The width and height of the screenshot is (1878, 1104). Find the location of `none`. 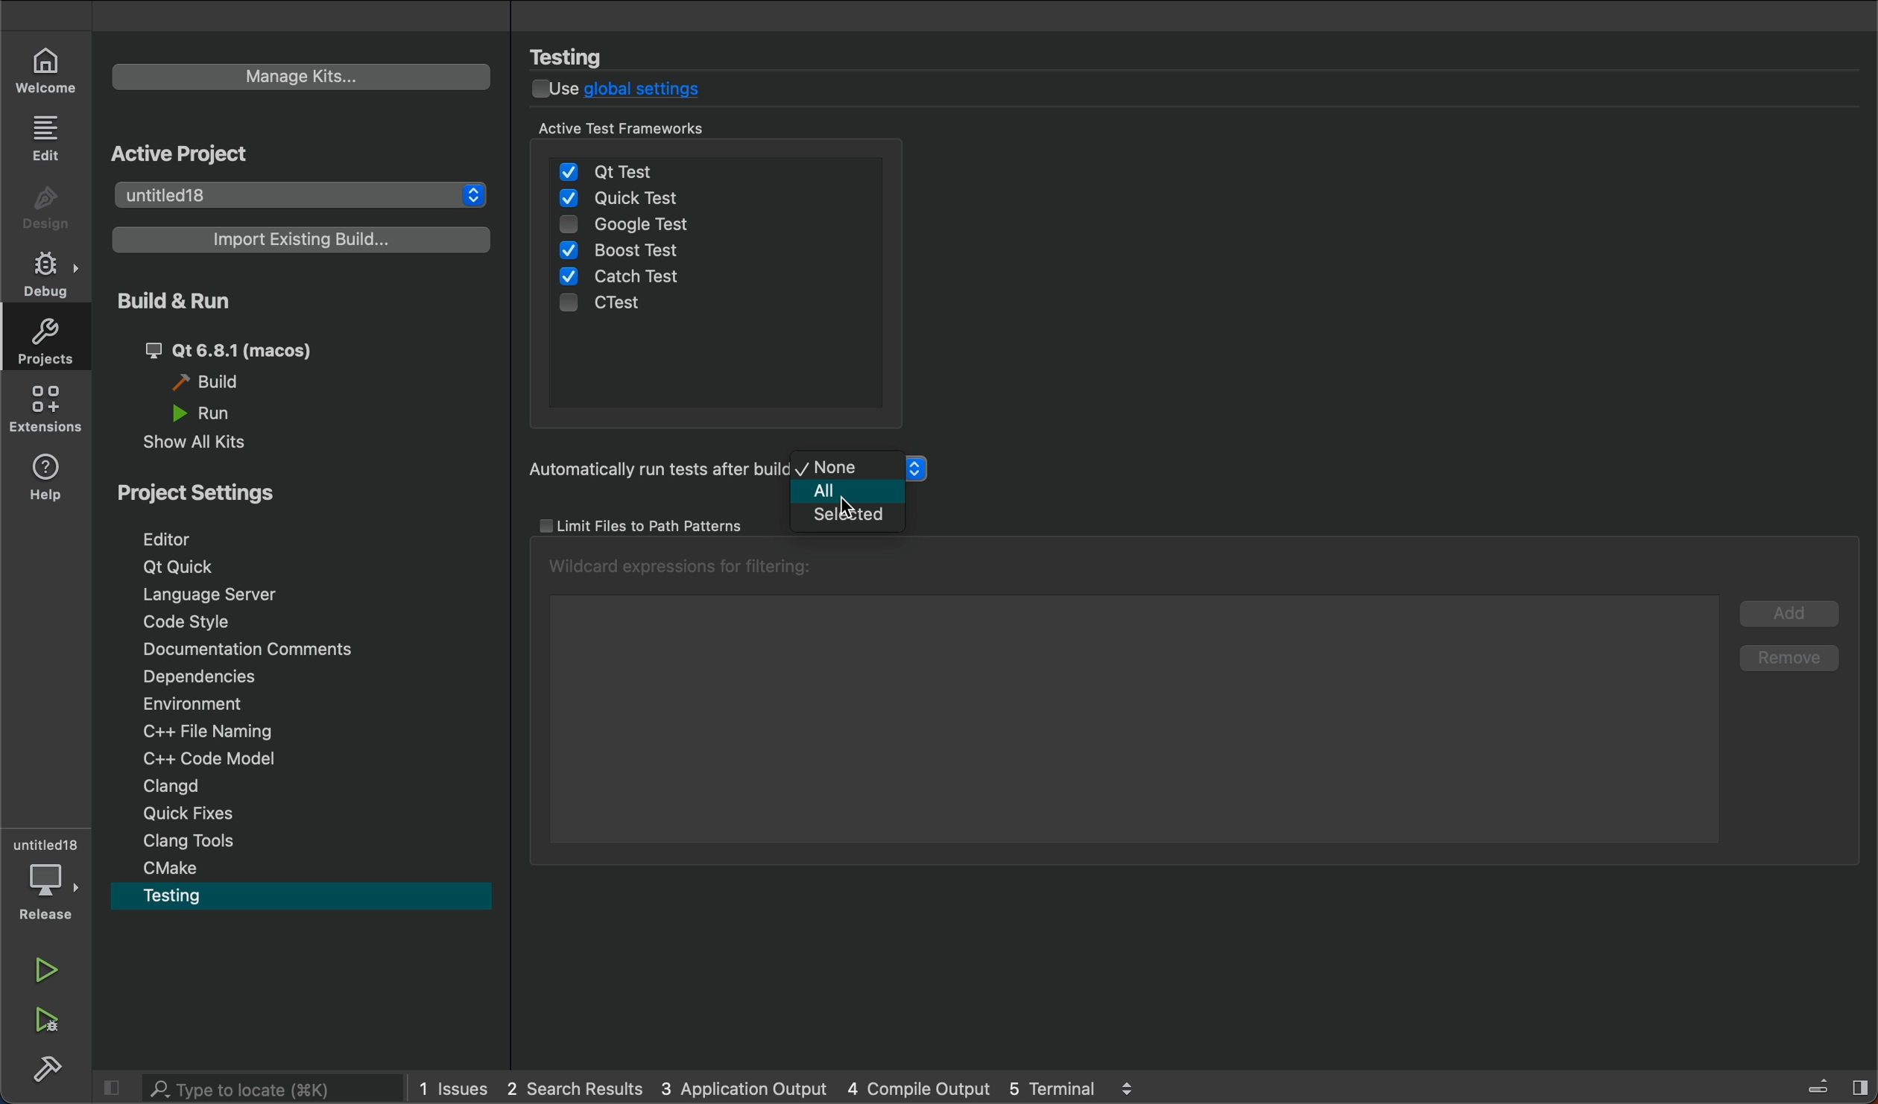

none is located at coordinates (842, 466).